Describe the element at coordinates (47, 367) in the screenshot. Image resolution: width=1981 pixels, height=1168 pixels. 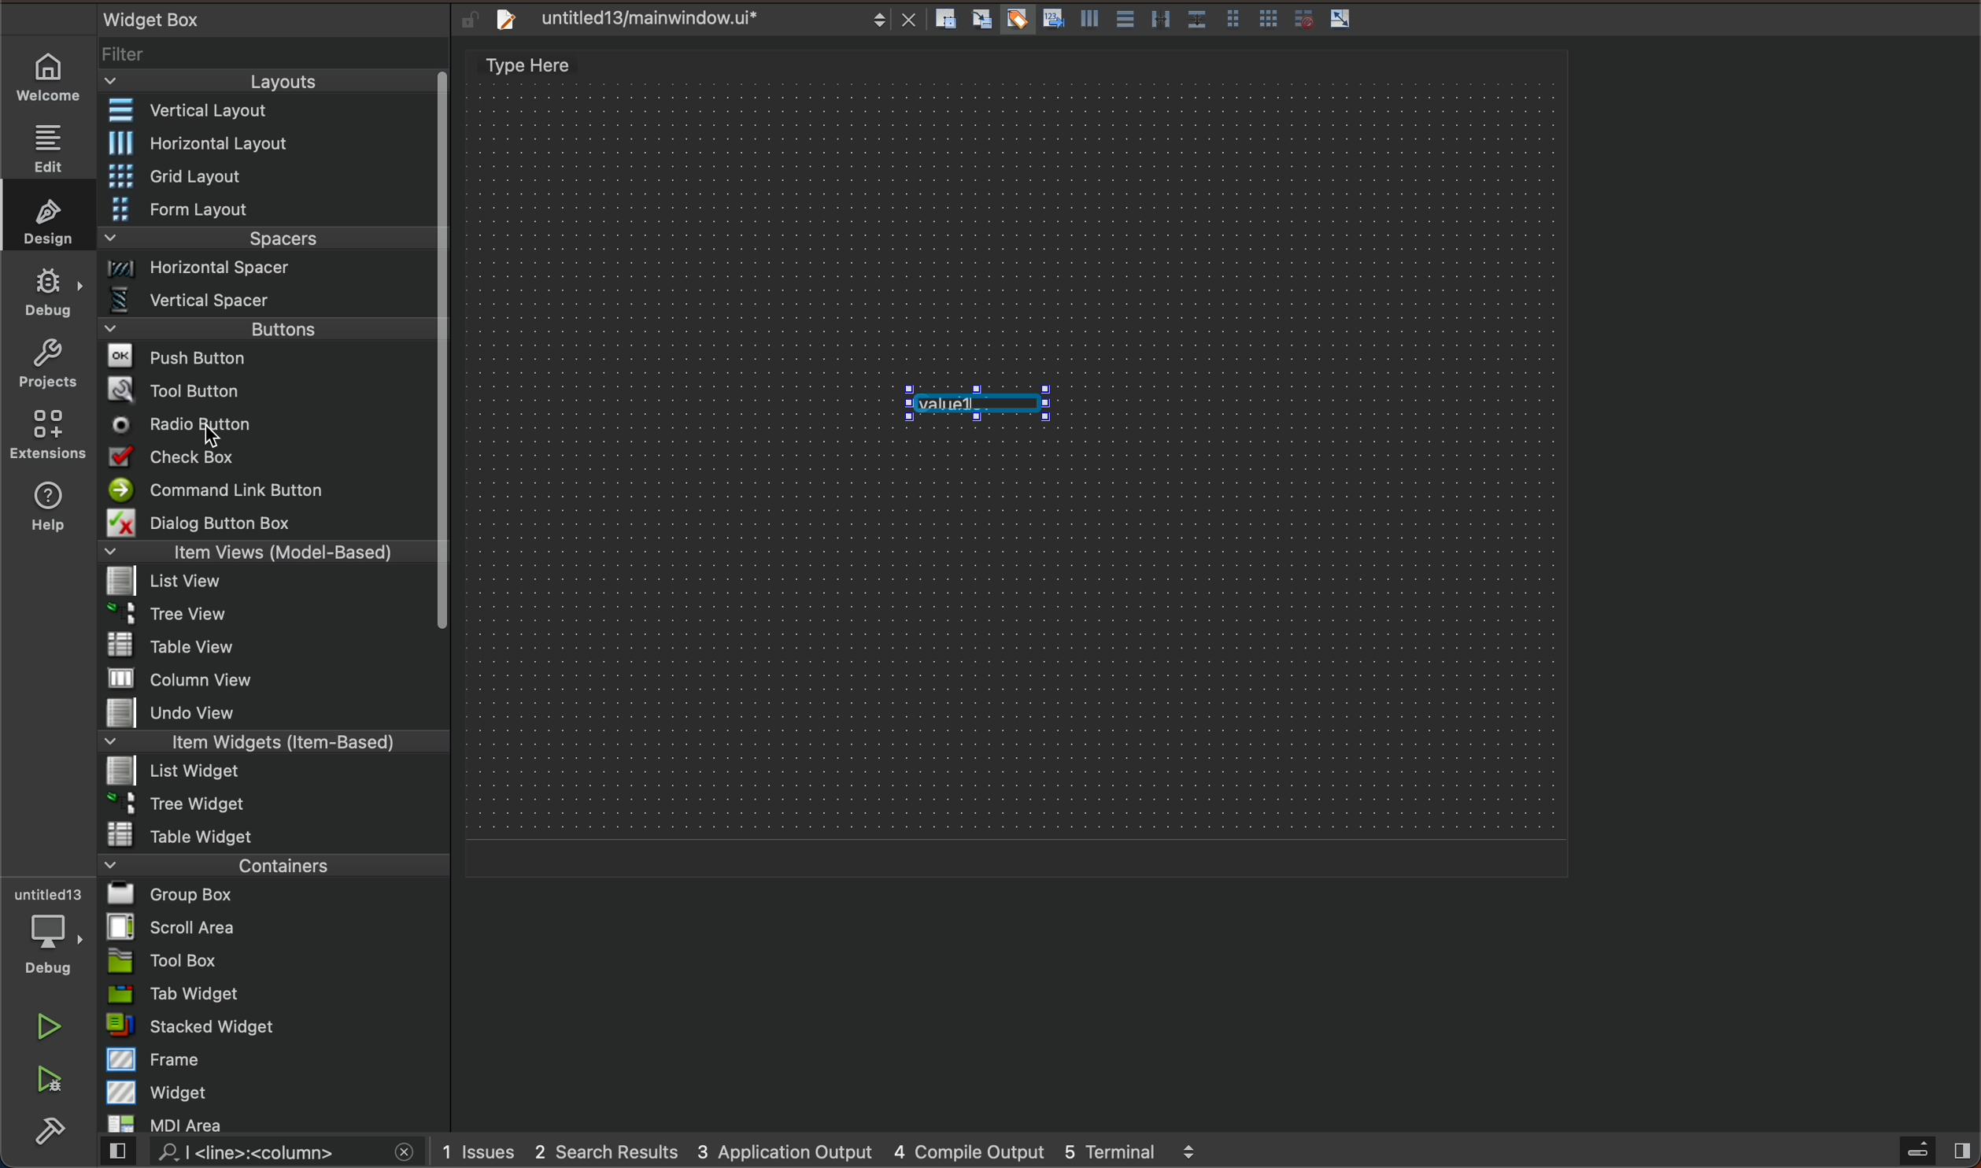
I see `projects` at that location.